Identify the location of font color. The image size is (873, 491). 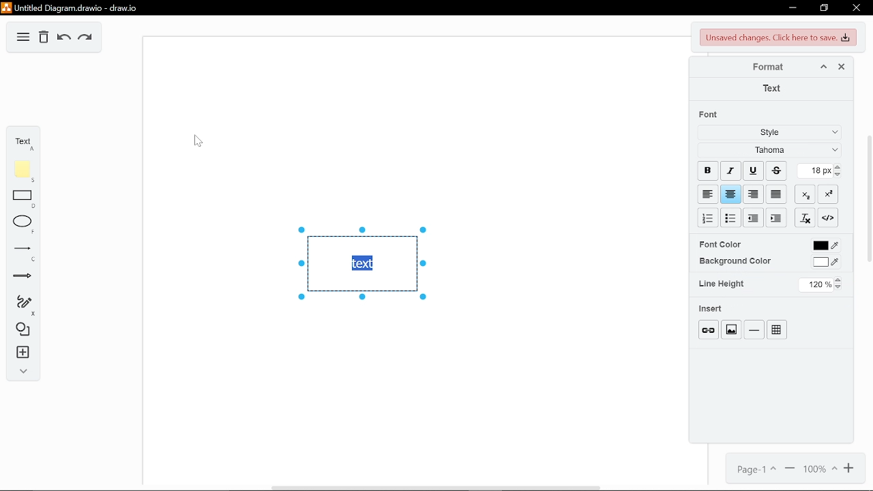
(825, 247).